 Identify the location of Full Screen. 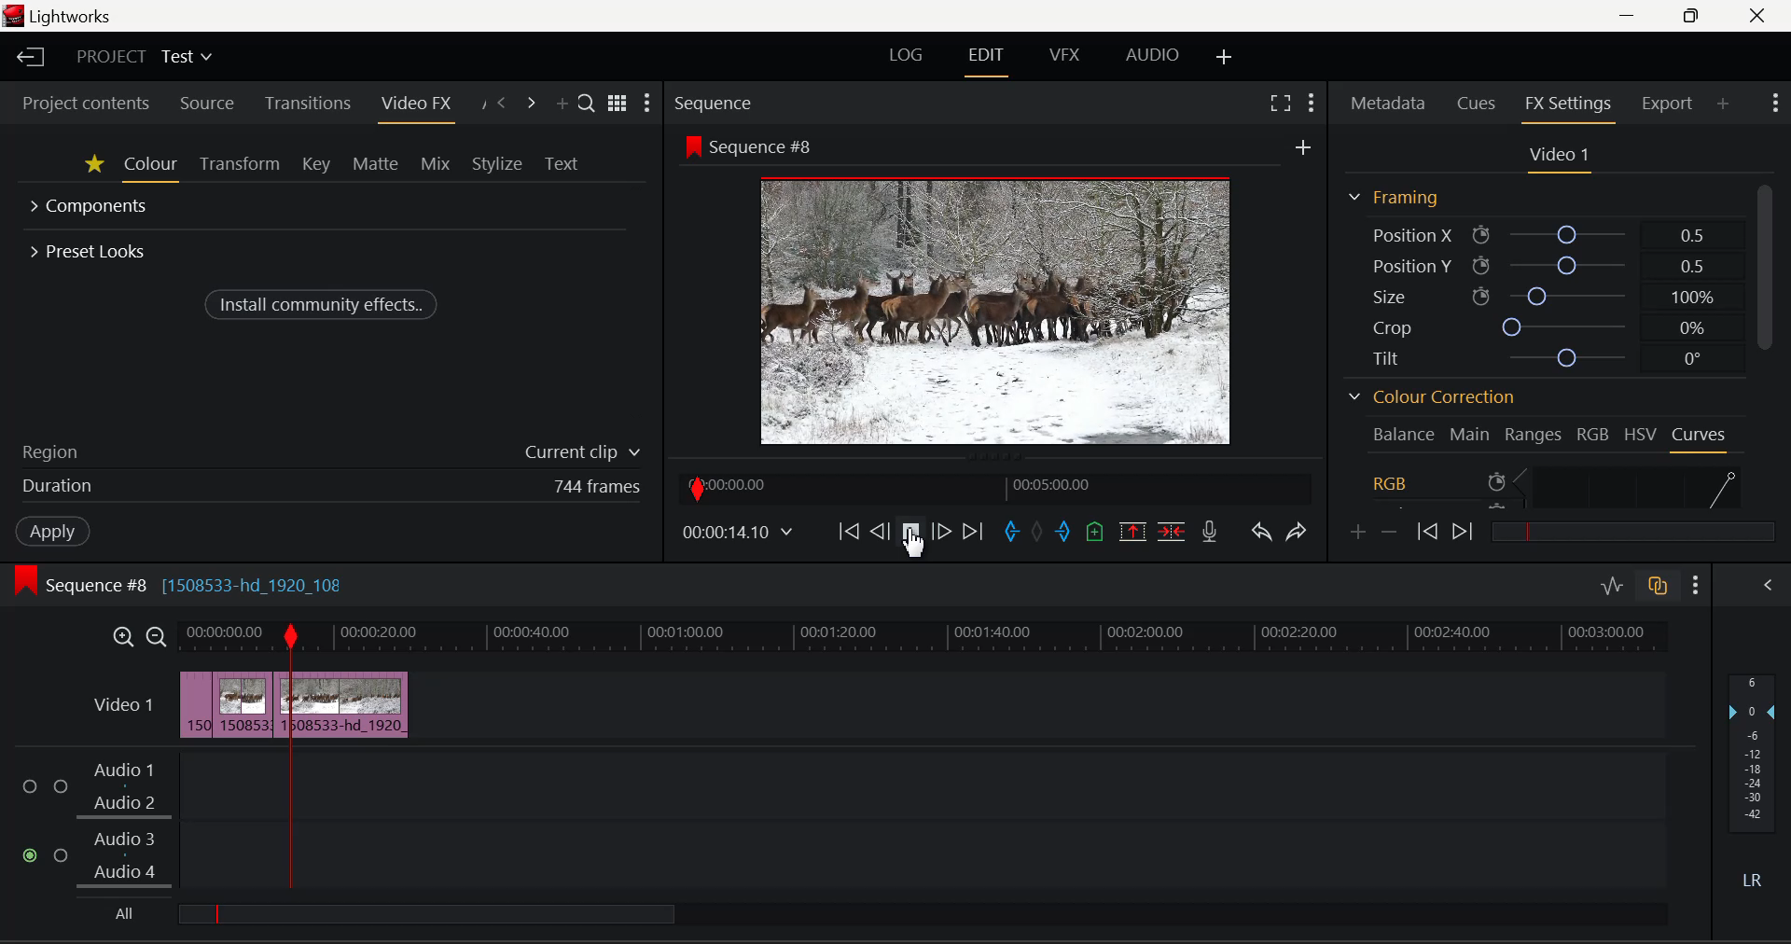
(1280, 105).